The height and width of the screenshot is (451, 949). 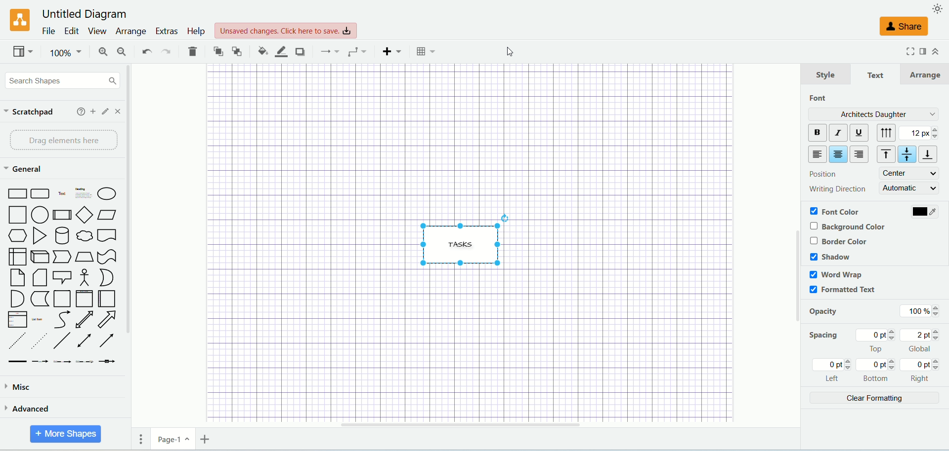 I want to click on automatic, so click(x=910, y=188).